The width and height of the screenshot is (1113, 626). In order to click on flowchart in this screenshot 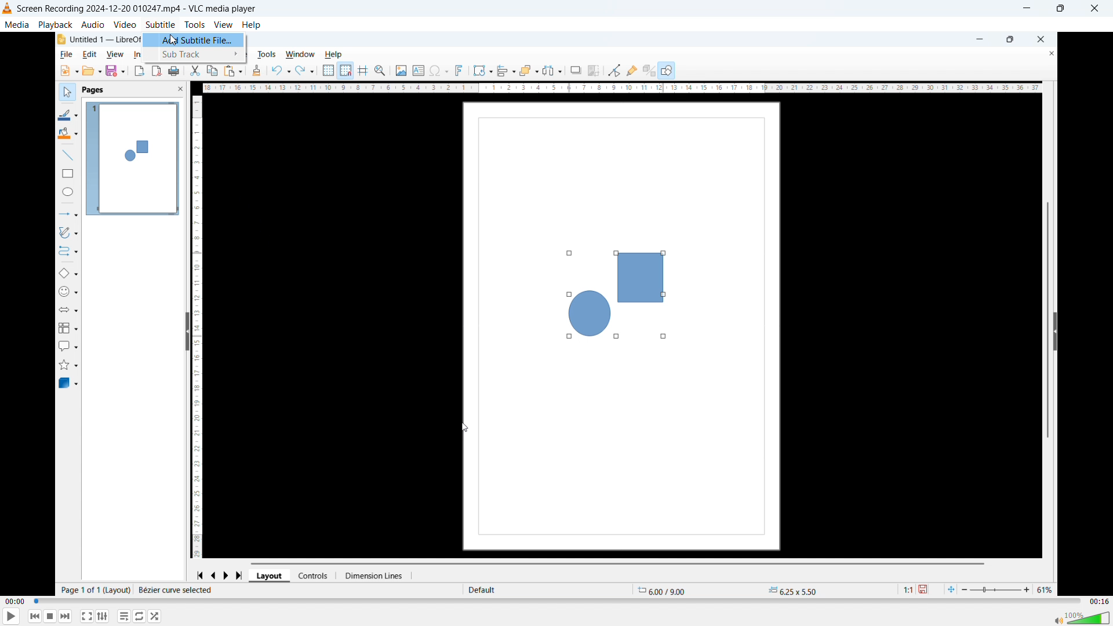, I will do `click(68, 327)`.